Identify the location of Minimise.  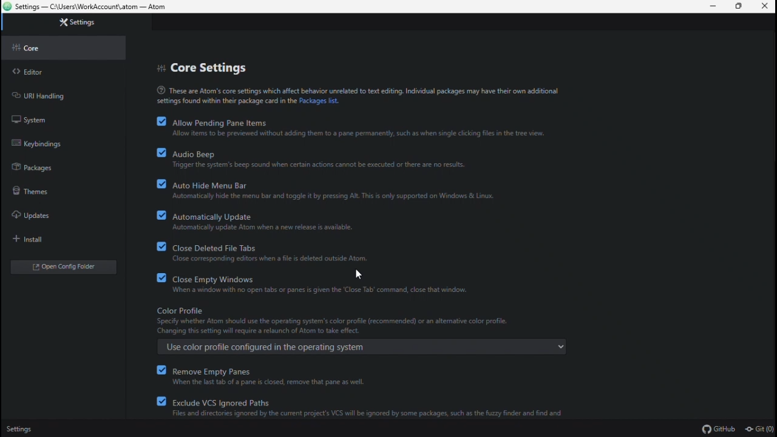
(710, 7).